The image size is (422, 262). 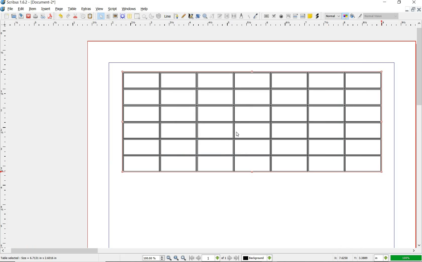 What do you see at coordinates (43, 17) in the screenshot?
I see `preflight verifier` at bounding box center [43, 17].